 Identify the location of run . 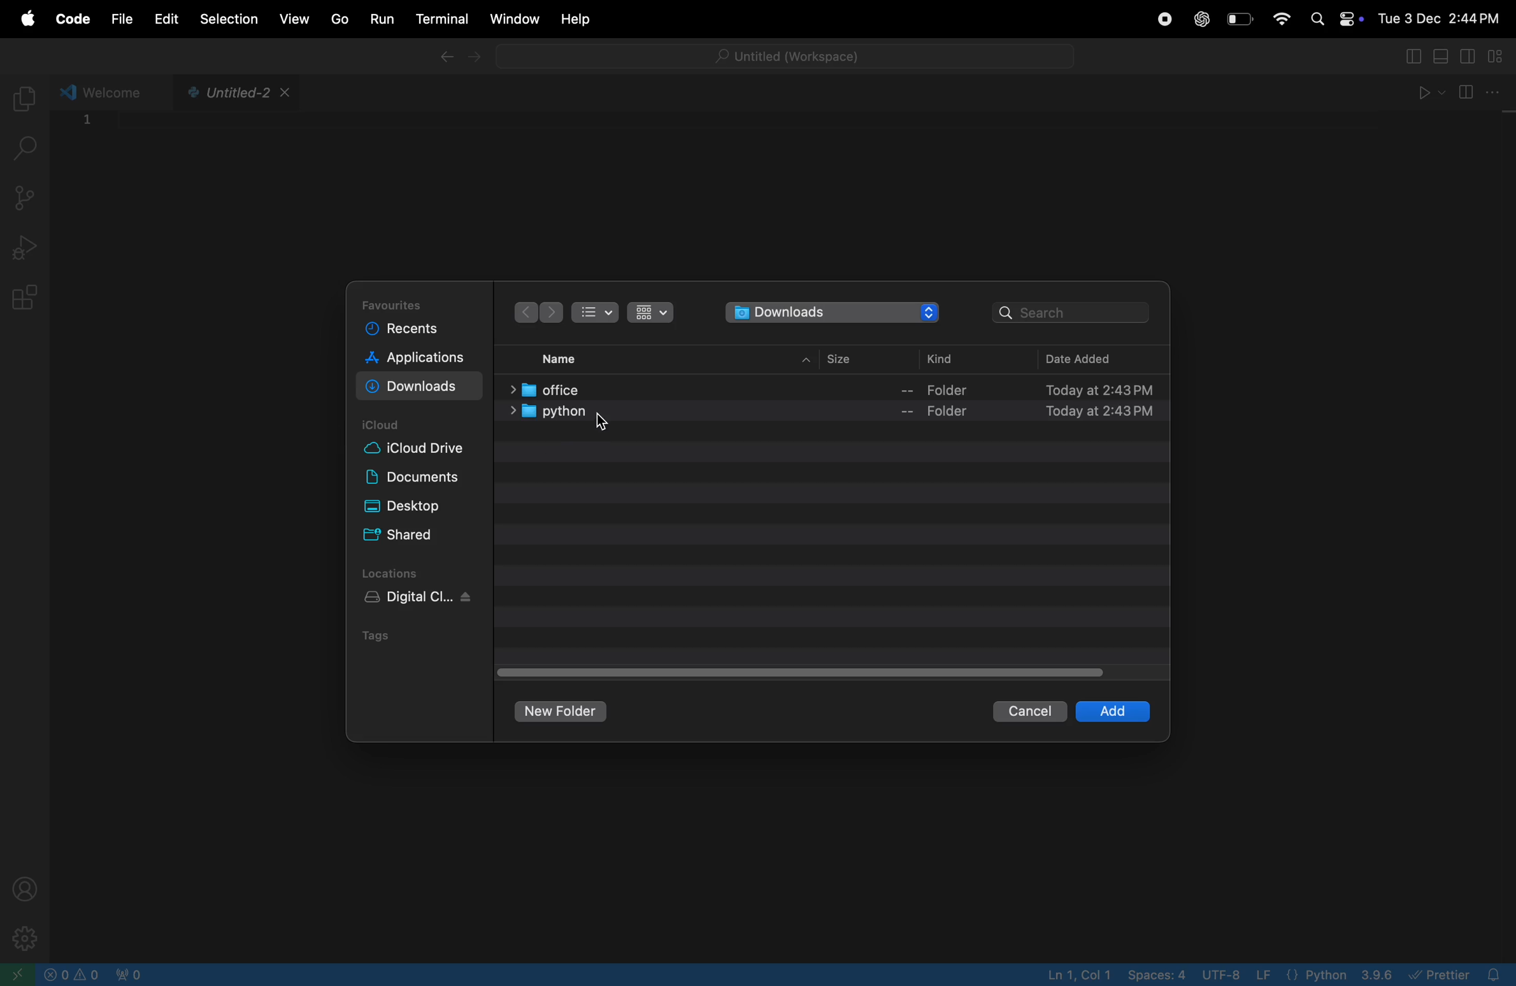
(1426, 91).